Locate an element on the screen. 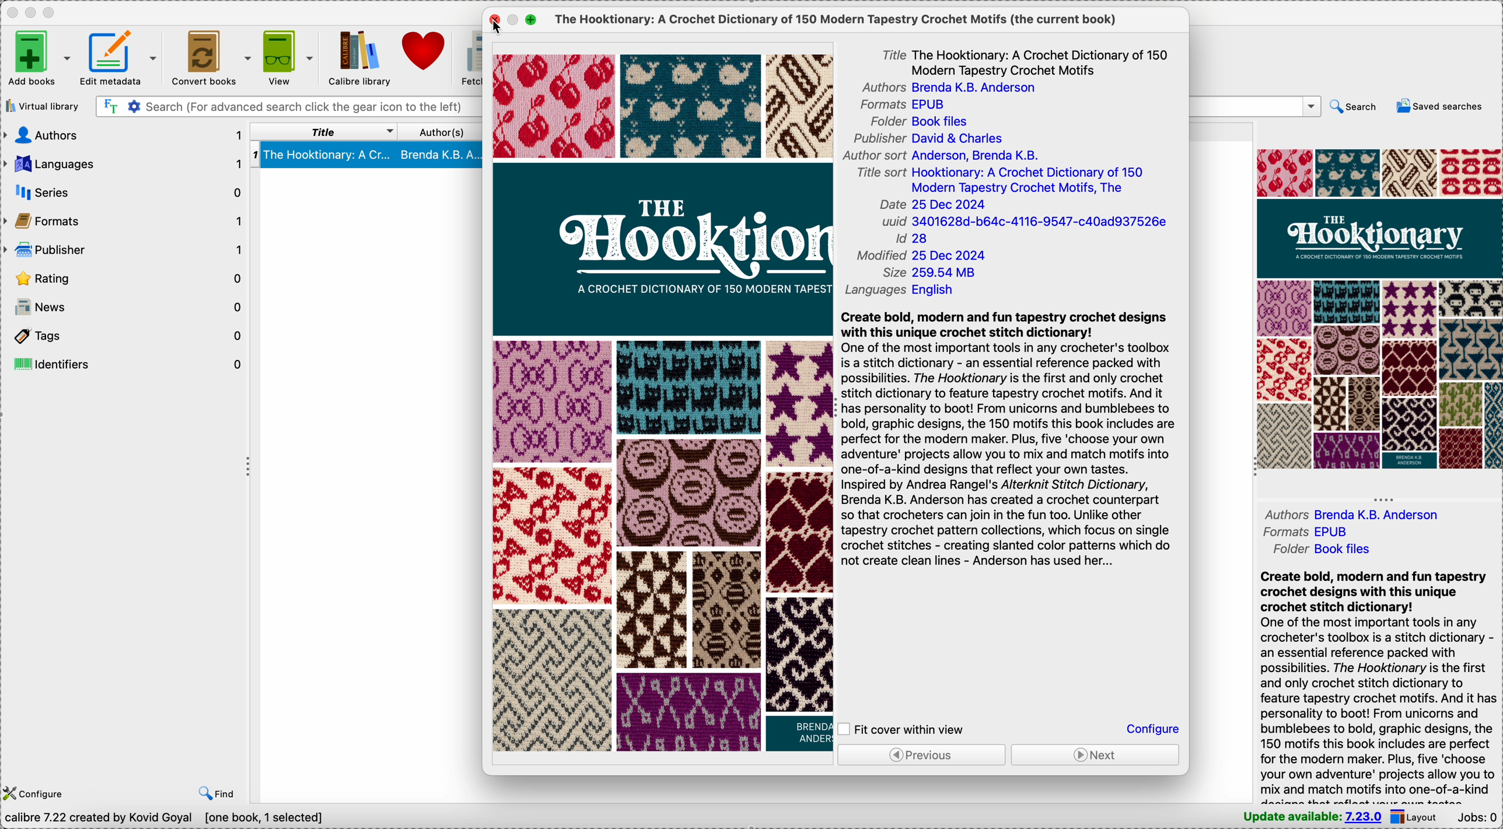  title is located at coordinates (327, 131).